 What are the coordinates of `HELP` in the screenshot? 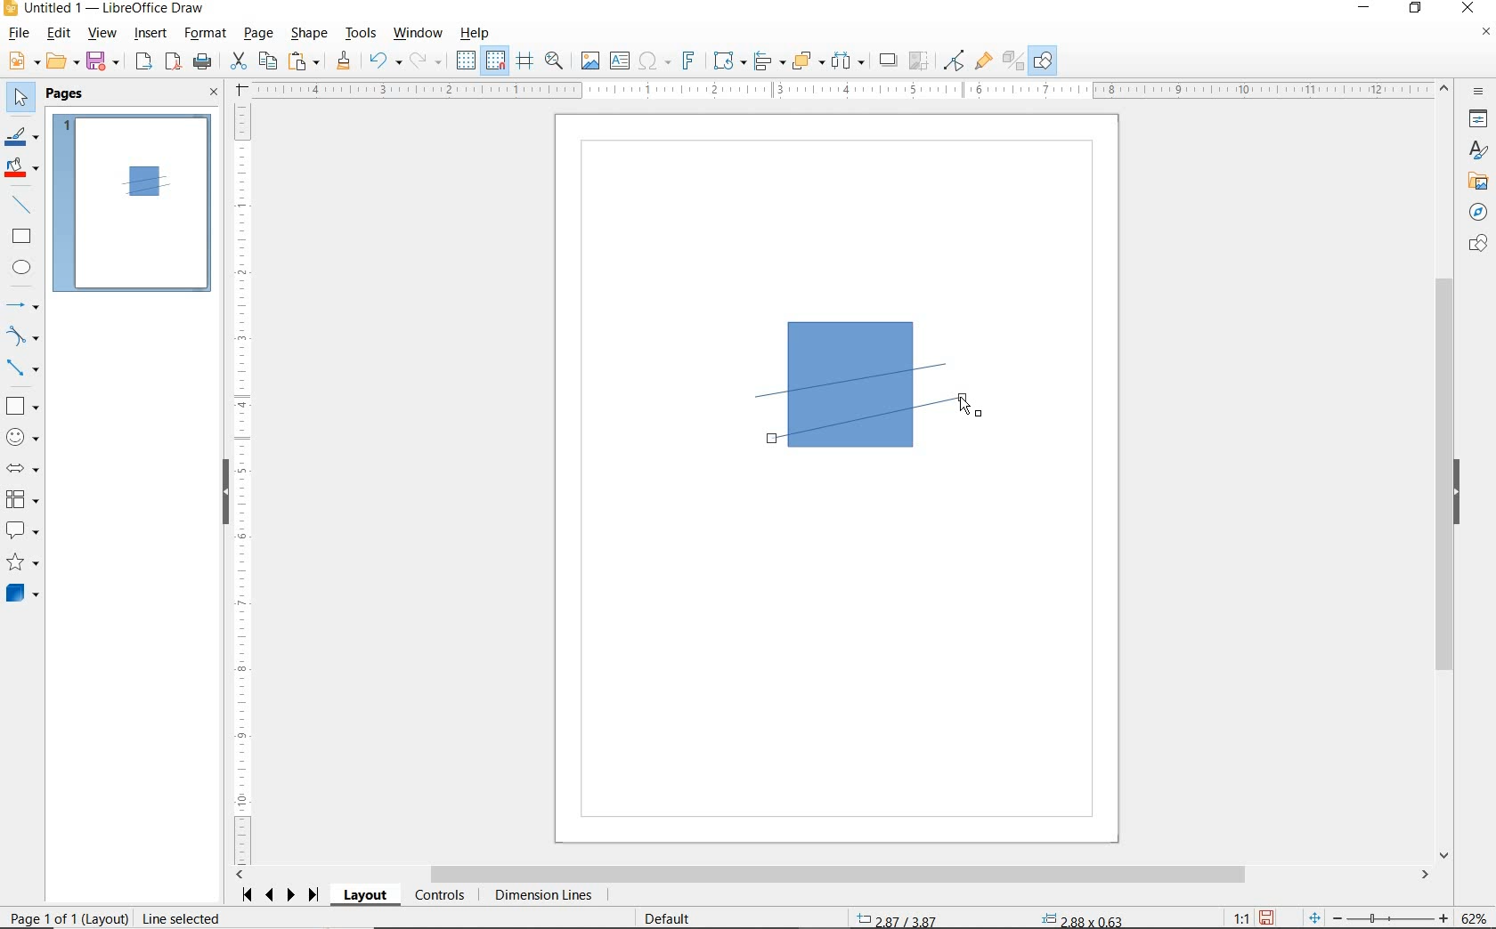 It's located at (479, 33).